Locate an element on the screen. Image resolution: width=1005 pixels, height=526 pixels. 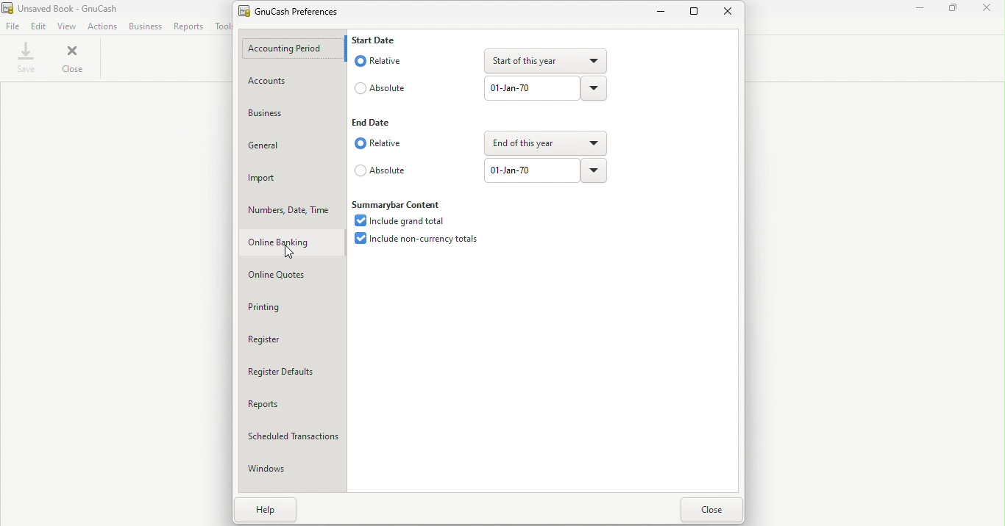
Drop down menu is located at coordinates (594, 172).